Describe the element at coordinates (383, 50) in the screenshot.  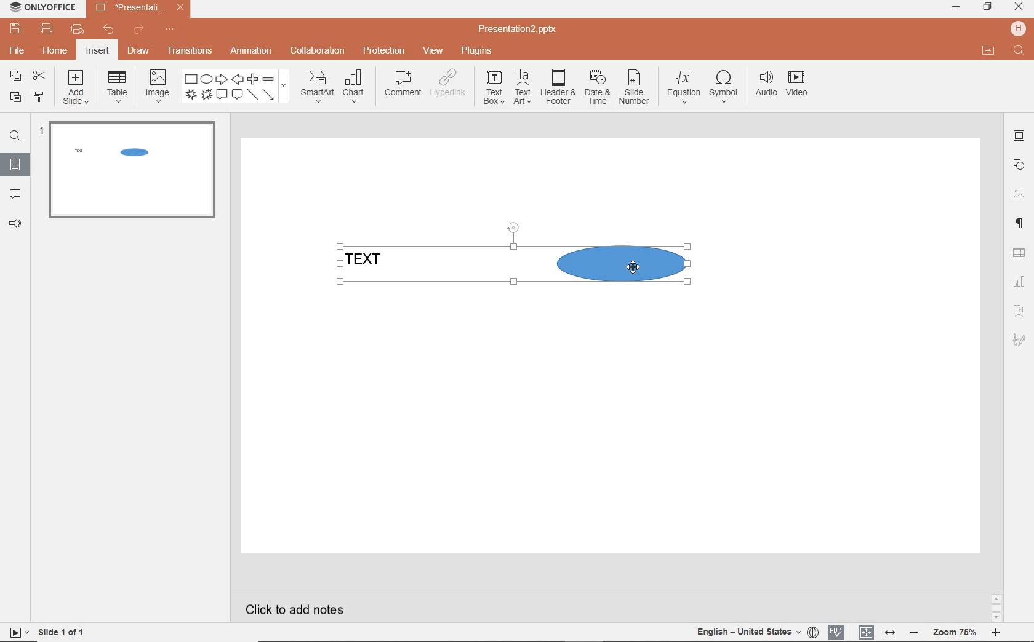
I see `protection` at that location.